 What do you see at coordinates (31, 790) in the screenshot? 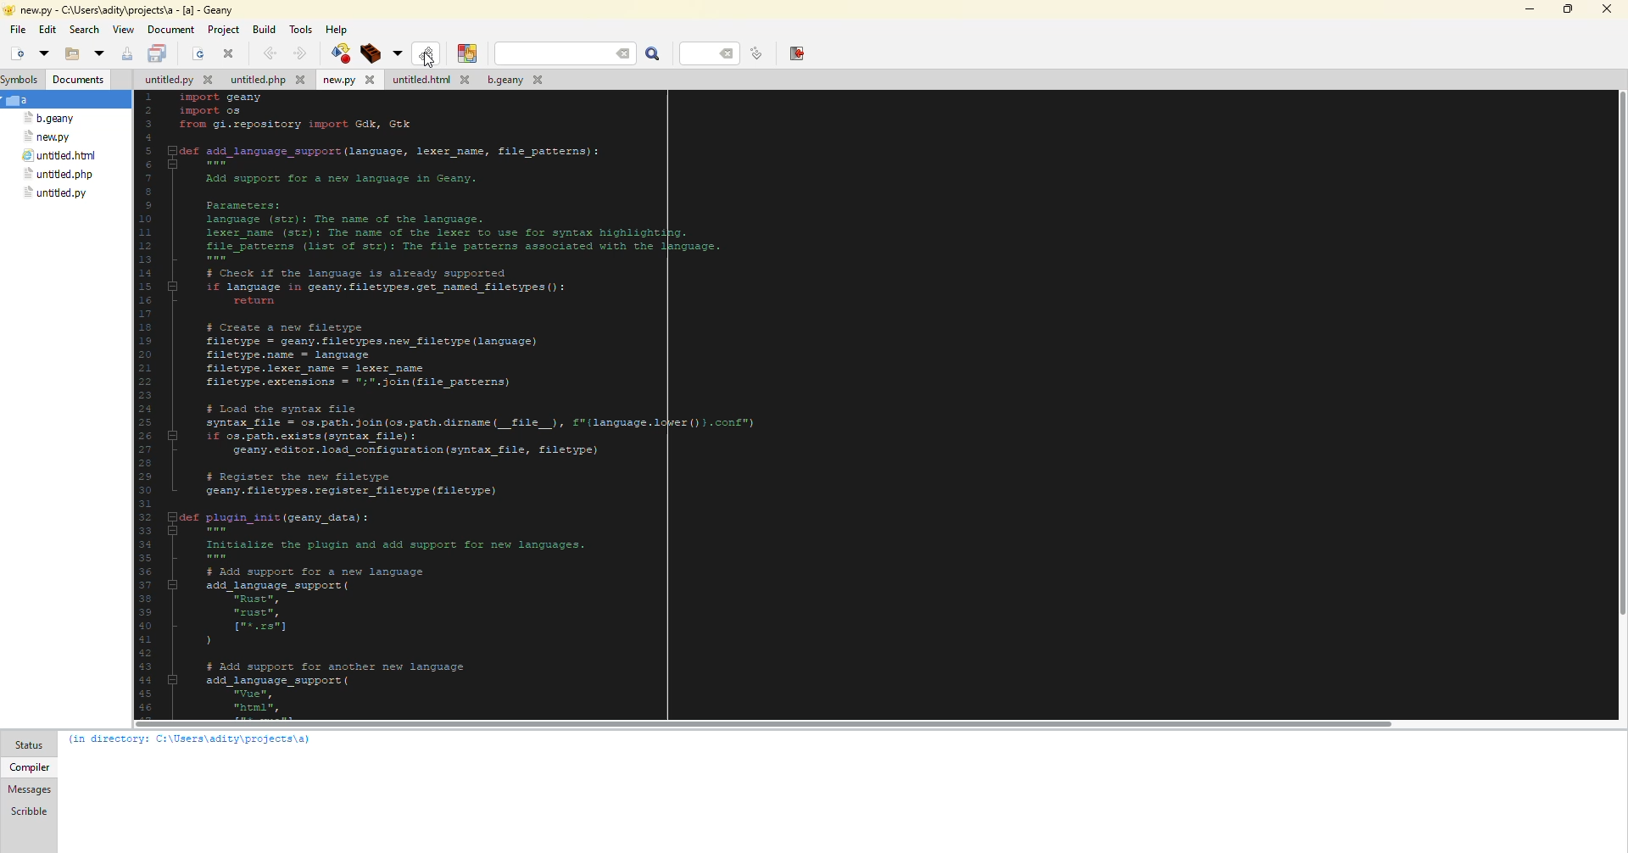
I see `messages` at bounding box center [31, 790].